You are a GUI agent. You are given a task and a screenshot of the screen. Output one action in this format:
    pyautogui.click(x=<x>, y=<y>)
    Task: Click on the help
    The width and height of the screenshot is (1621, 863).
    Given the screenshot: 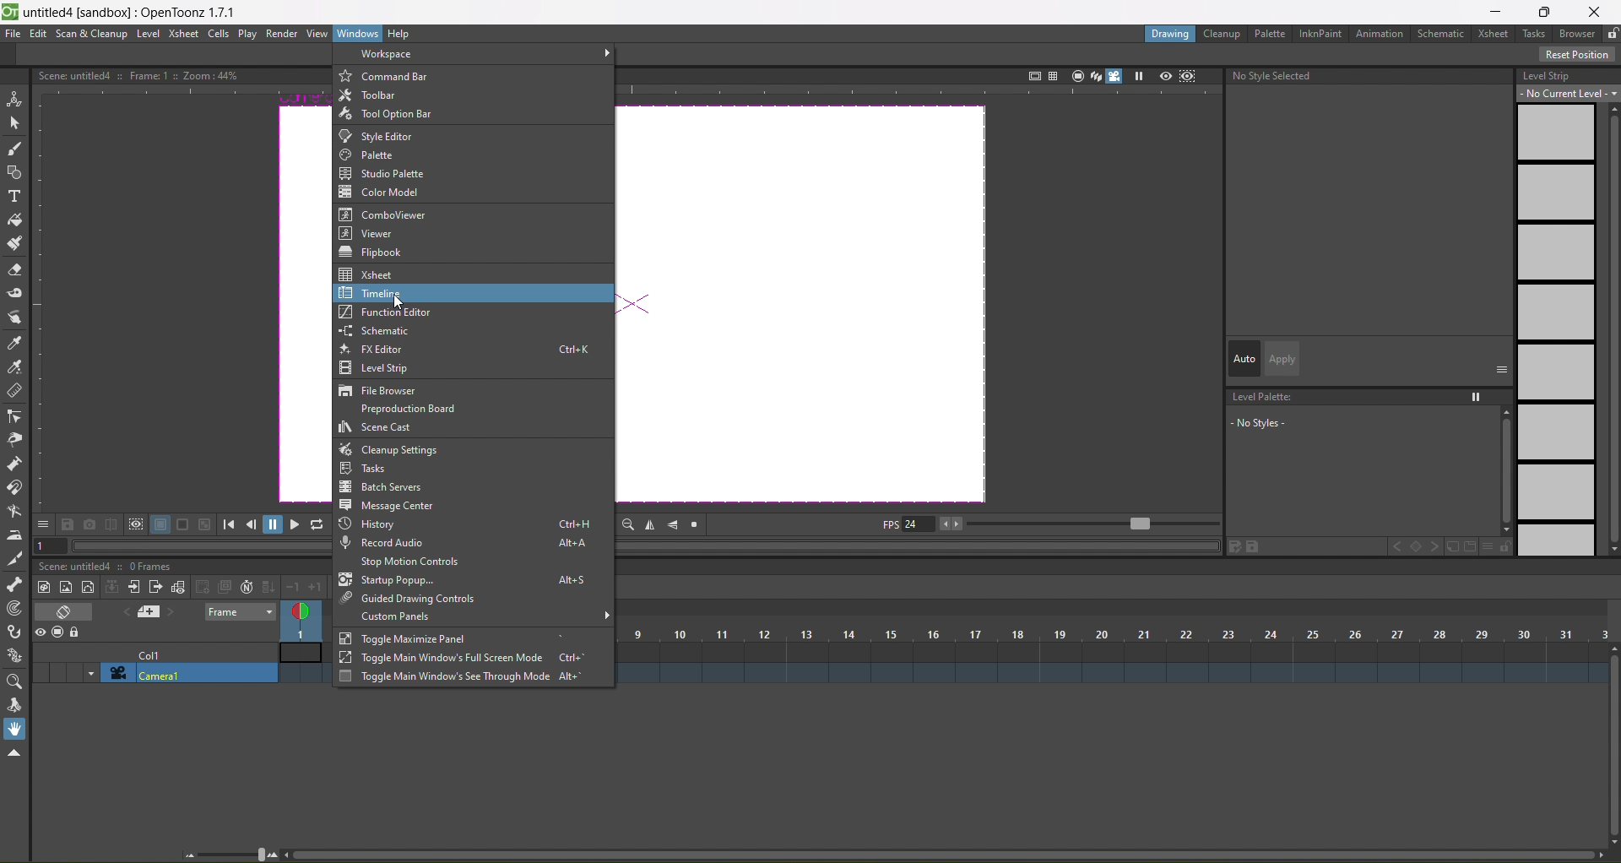 What is the action you would take?
    pyautogui.click(x=398, y=35)
    